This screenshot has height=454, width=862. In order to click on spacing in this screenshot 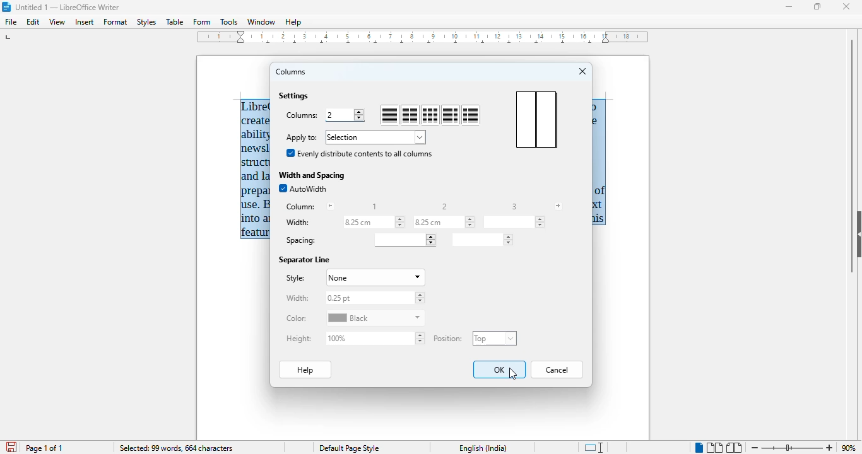, I will do `click(404, 240)`.